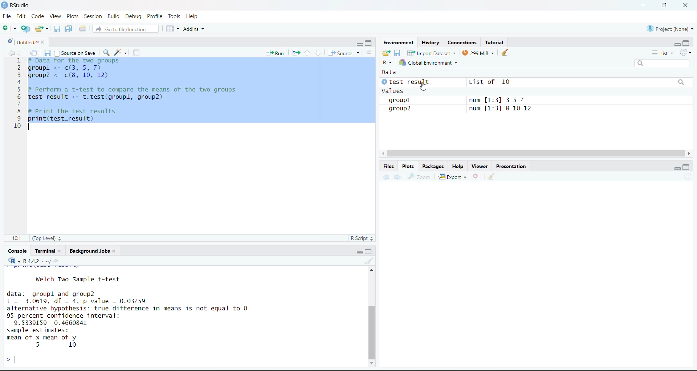 Image resolution: width=697 pixels, height=371 pixels. What do you see at coordinates (48, 261) in the screenshot?
I see `.~/` at bounding box center [48, 261].